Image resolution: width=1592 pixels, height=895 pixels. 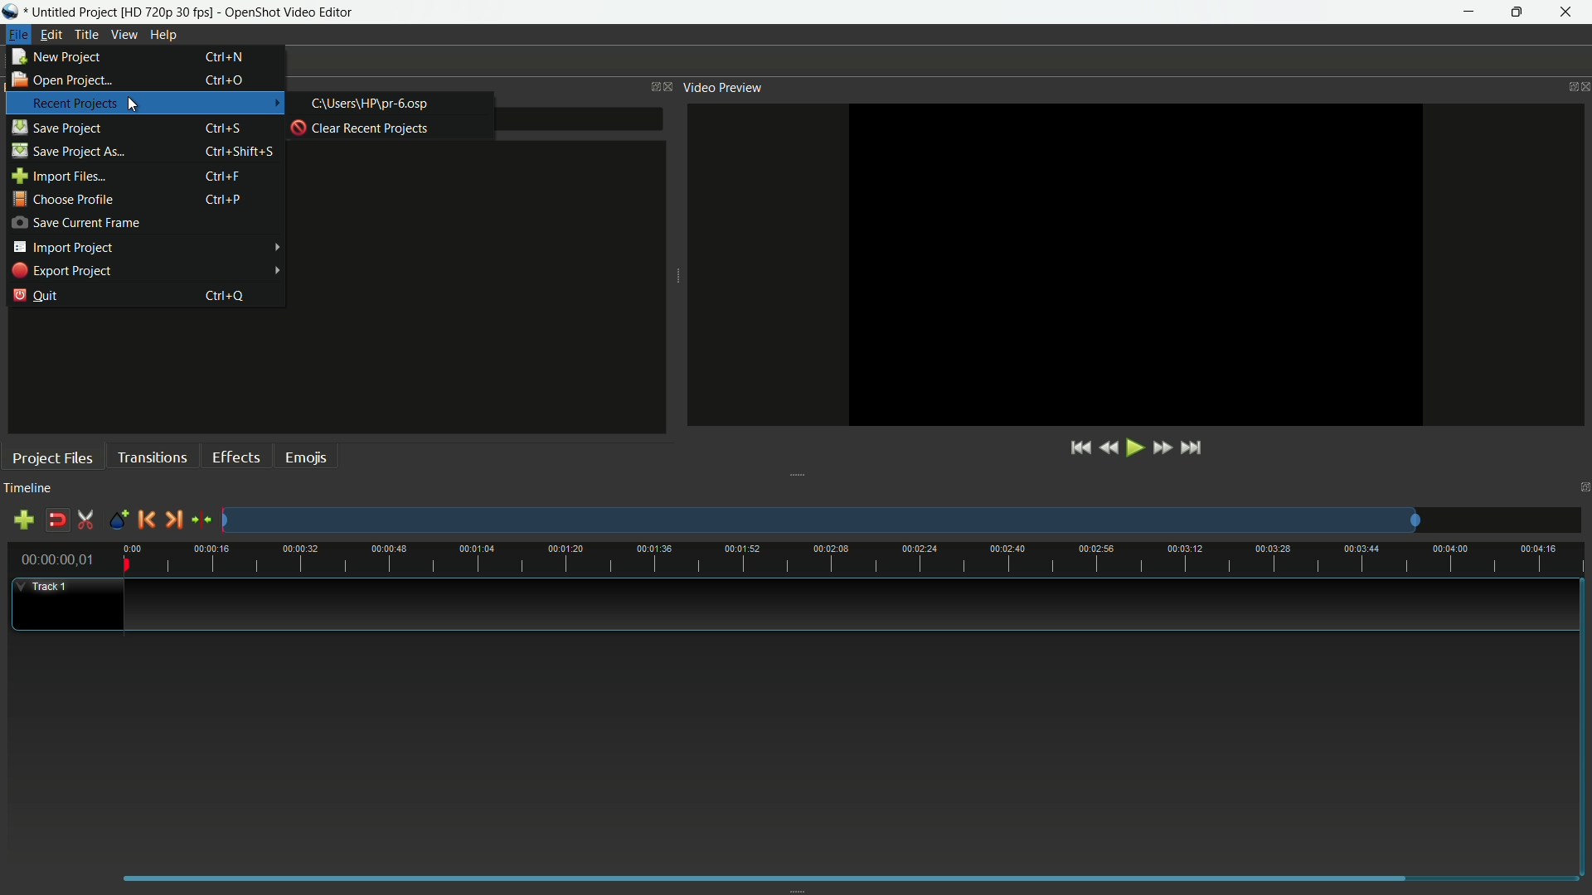 I want to click on cursor, so click(x=133, y=105).